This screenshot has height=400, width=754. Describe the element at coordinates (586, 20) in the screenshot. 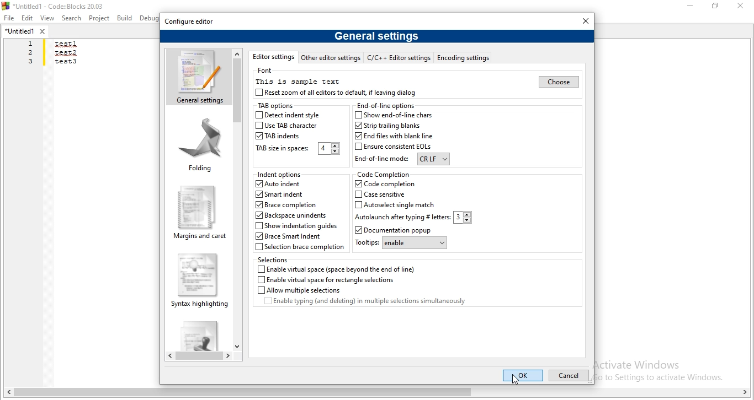

I see `close` at that location.